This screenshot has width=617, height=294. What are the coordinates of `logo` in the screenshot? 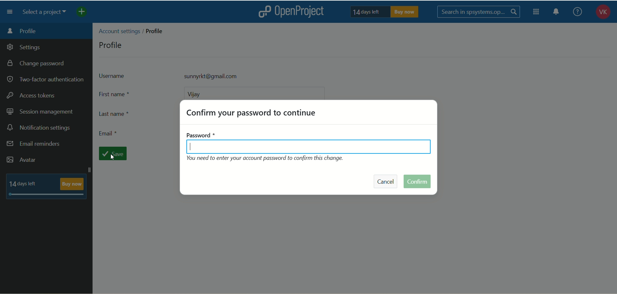 It's located at (264, 11).